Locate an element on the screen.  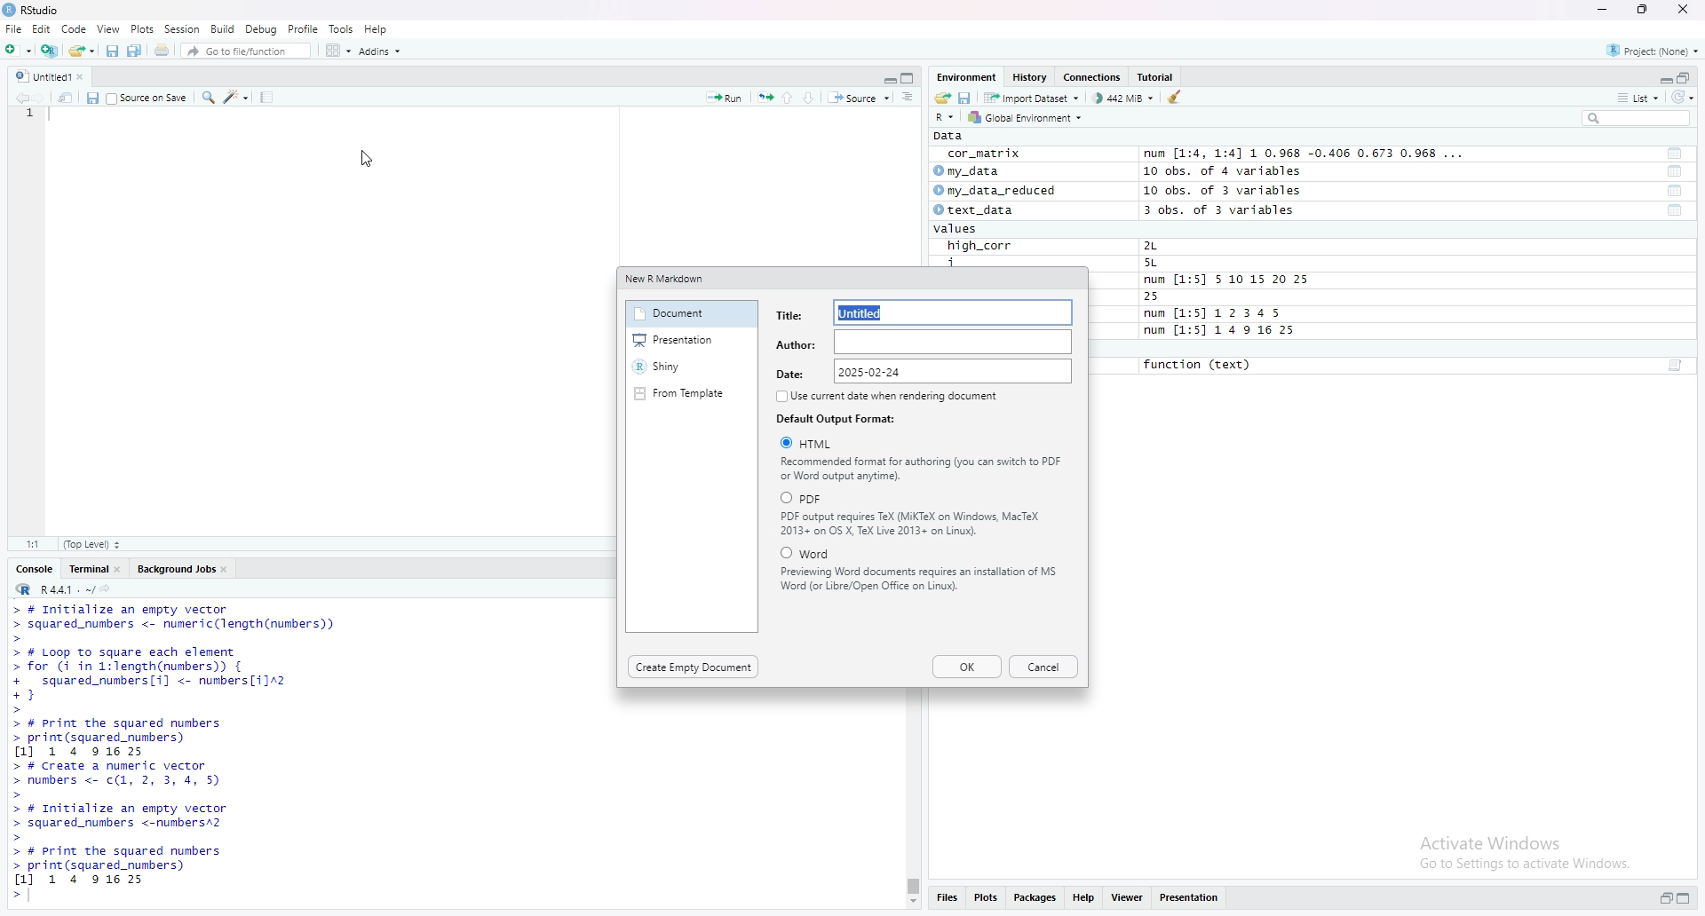
RStudio is located at coordinates (33, 11).